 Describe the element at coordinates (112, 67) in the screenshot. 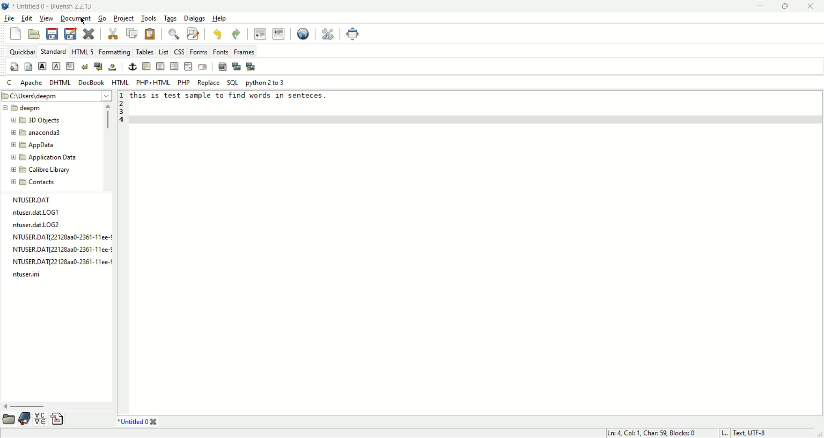

I see `non breaking space` at that location.